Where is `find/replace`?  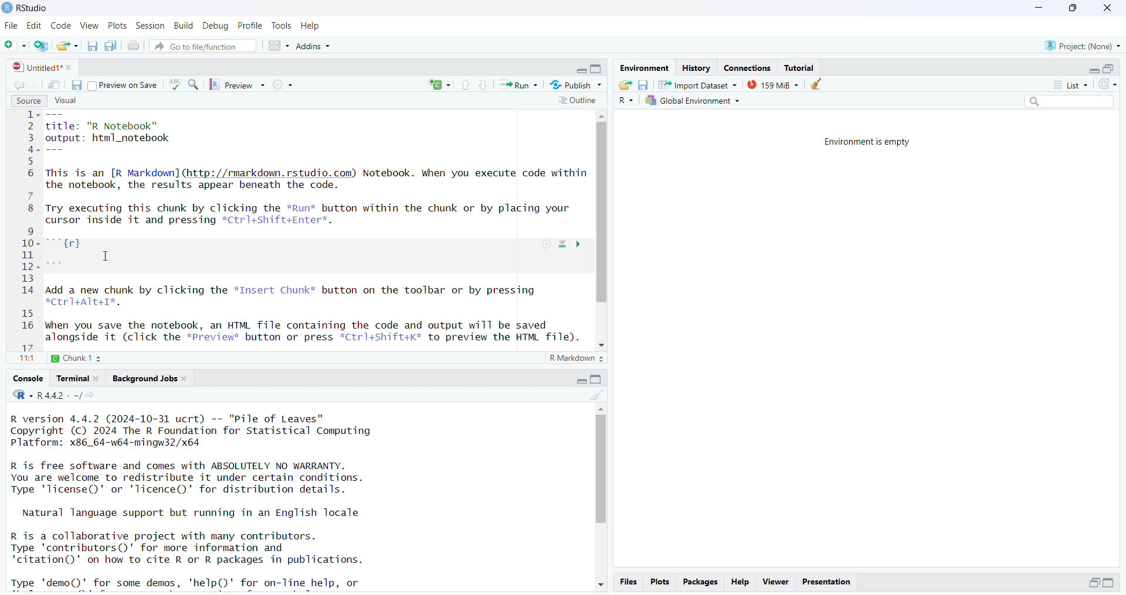
find/replace is located at coordinates (195, 86).